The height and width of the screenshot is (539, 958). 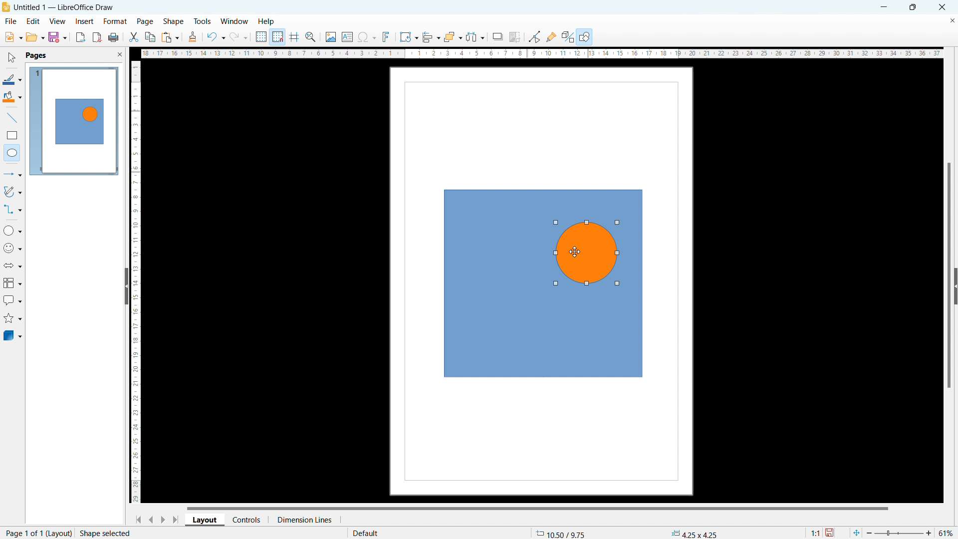 I want to click on view, so click(x=57, y=21).